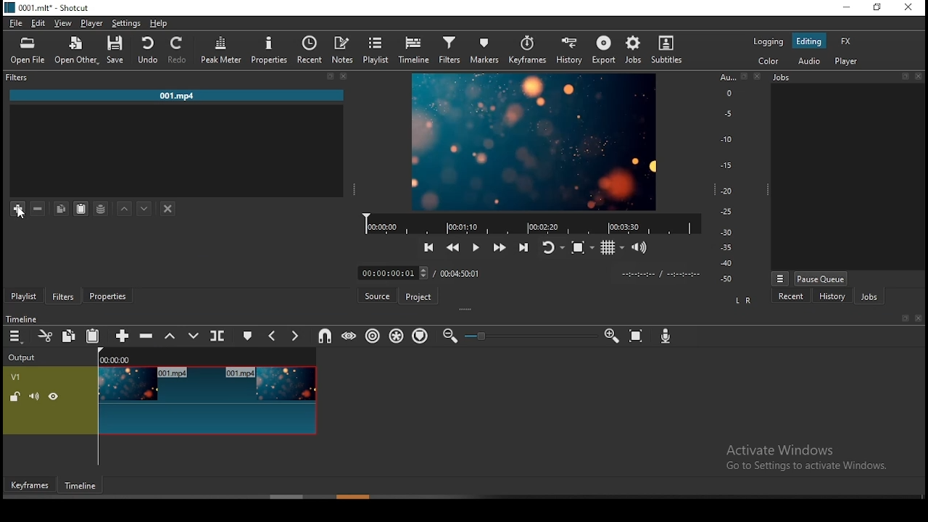 The height and width of the screenshot is (522, 928). Describe the element at coordinates (872, 297) in the screenshot. I see `jobs` at that location.